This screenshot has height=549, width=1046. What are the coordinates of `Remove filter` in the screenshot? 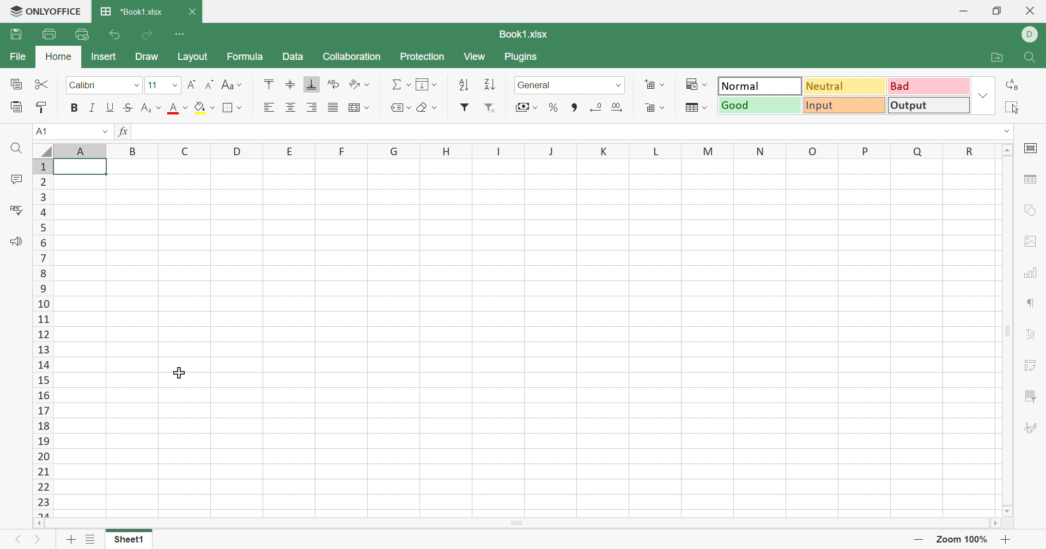 It's located at (492, 108).